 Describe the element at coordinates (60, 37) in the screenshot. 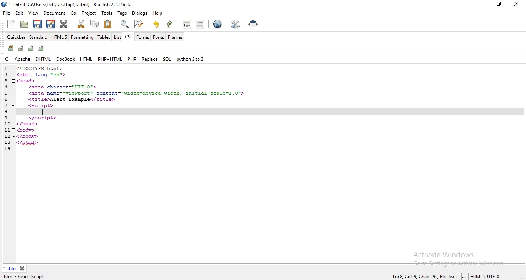

I see `html 5` at that location.